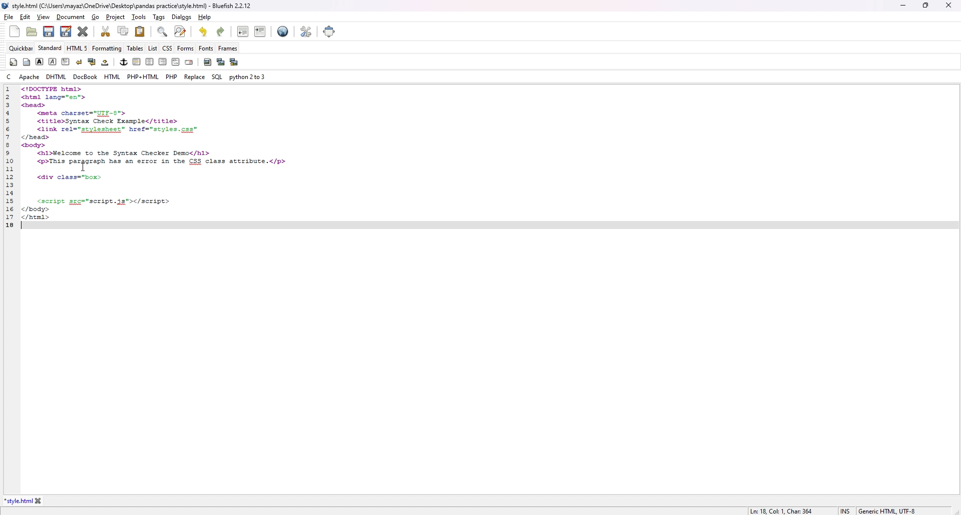 The image size is (961, 515). What do you see at coordinates (204, 17) in the screenshot?
I see `help` at bounding box center [204, 17].